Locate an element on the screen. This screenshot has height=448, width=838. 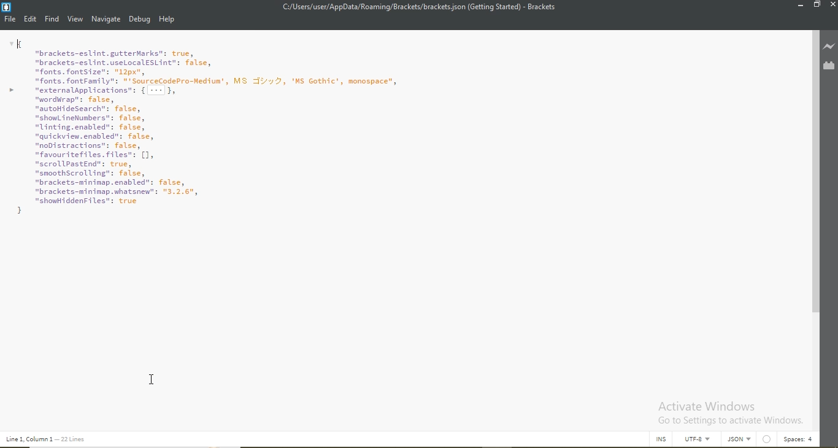
scroll bar is located at coordinates (816, 199).